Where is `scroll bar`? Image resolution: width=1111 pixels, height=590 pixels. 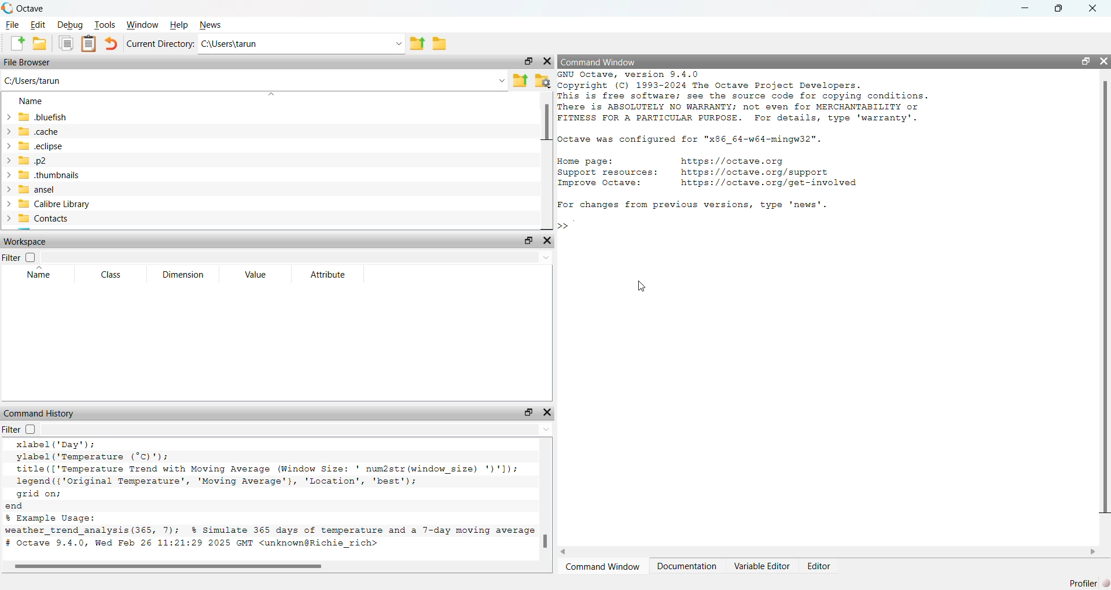 scroll bar is located at coordinates (272, 565).